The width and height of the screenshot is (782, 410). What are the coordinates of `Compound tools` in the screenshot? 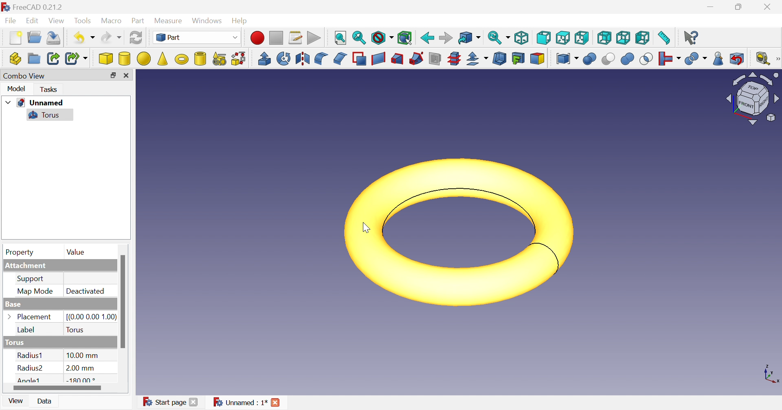 It's located at (568, 59).